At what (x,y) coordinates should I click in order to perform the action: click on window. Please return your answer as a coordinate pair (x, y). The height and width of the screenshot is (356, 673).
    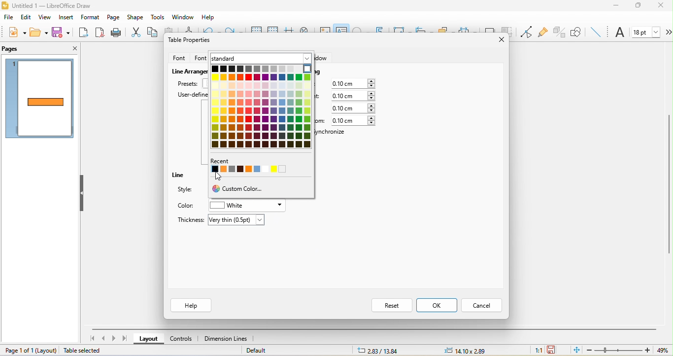
    Looking at the image, I should click on (181, 16).